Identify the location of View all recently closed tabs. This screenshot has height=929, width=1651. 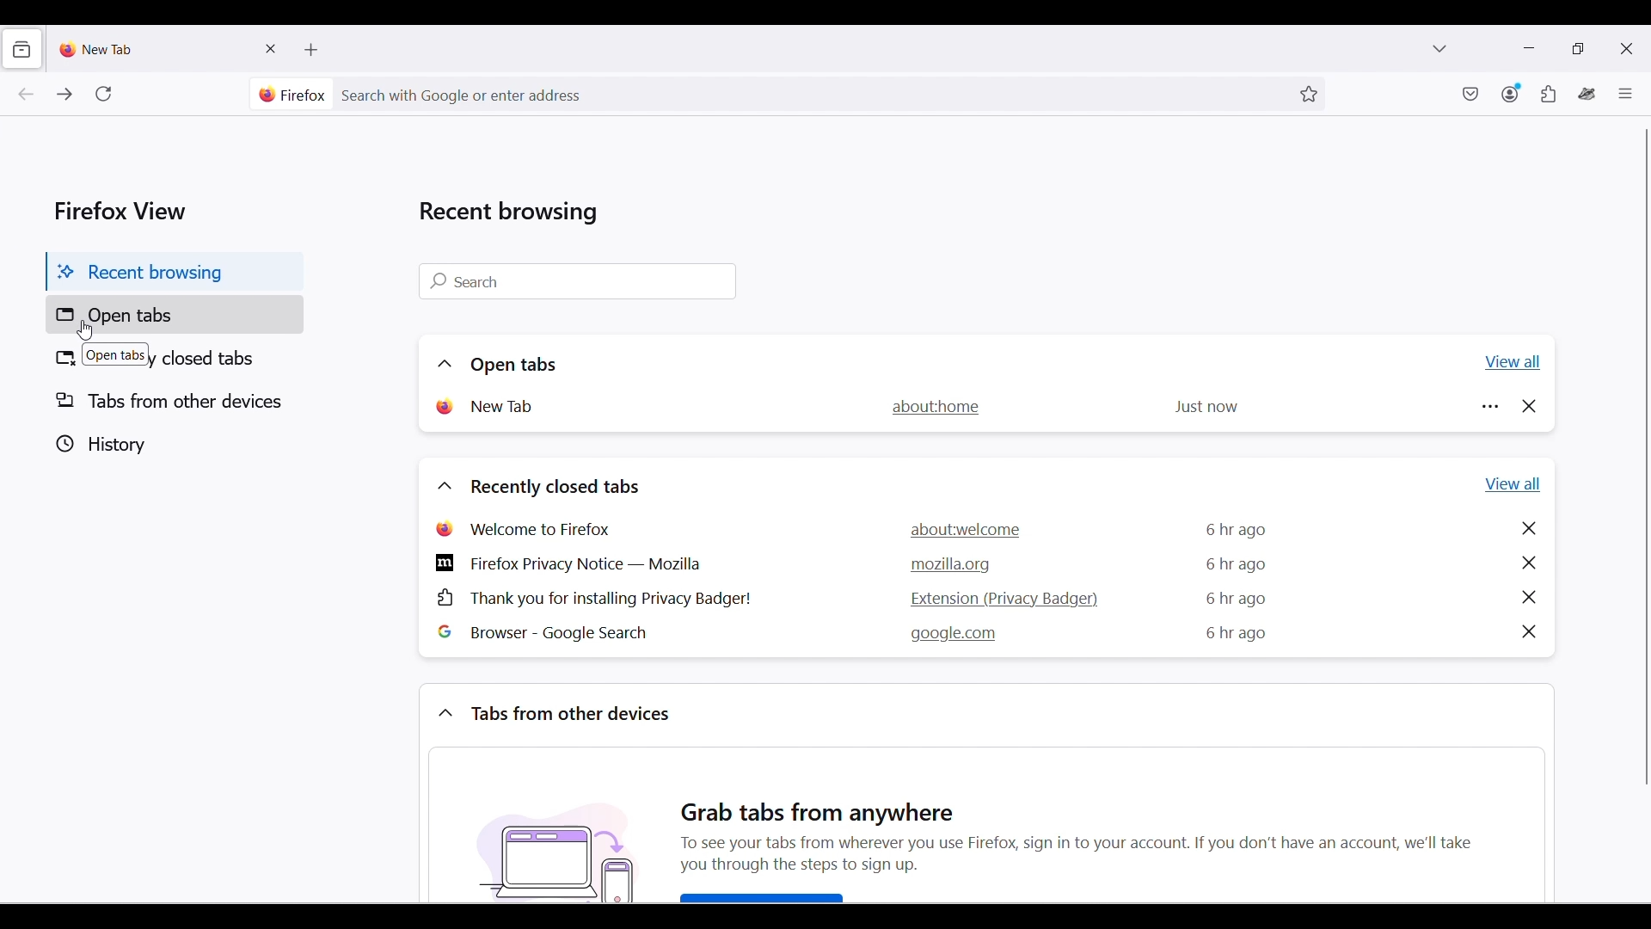
(1513, 484).